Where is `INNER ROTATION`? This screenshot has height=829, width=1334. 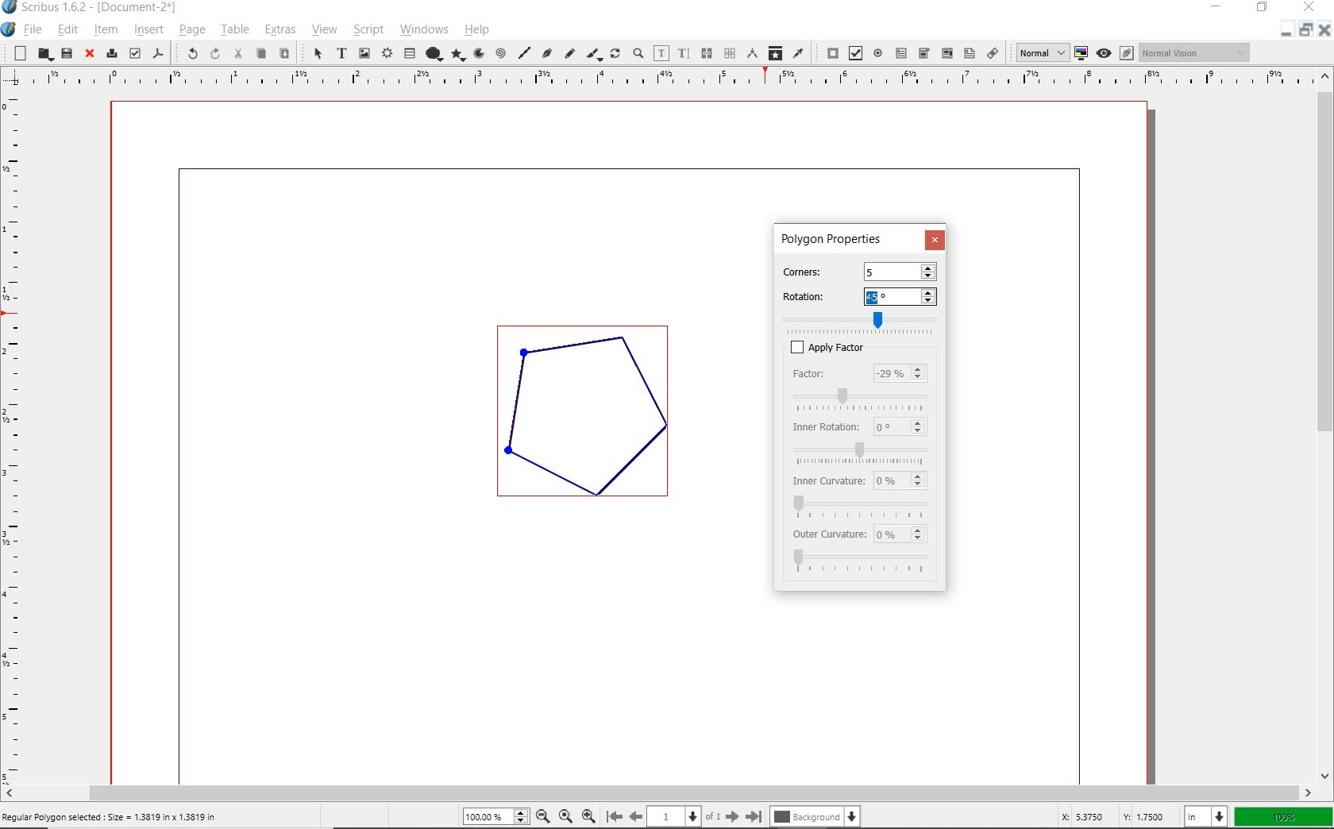 INNER ROTATION is located at coordinates (824, 426).